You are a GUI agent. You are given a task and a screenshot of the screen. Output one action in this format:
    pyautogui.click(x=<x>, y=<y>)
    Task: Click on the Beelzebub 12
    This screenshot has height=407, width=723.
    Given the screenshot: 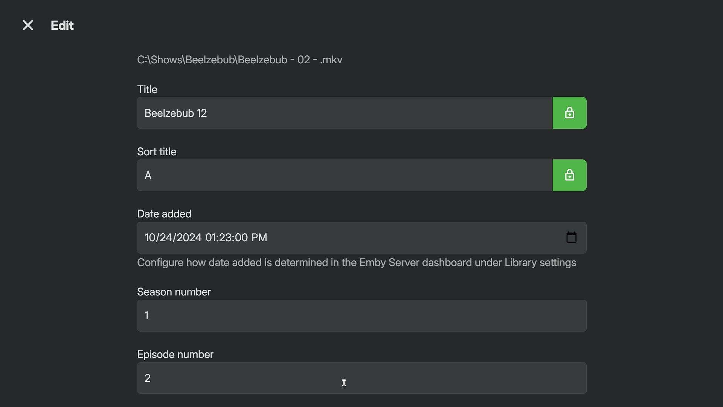 What is the action you would take?
    pyautogui.click(x=182, y=114)
    